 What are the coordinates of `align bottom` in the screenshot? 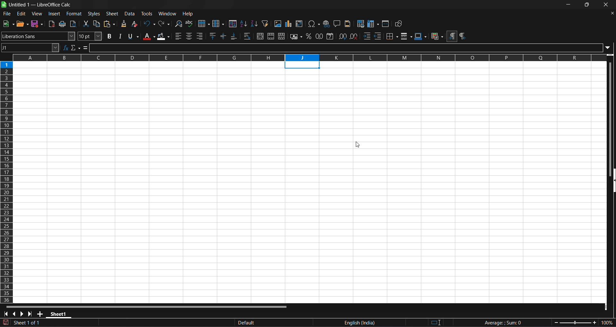 It's located at (235, 36).